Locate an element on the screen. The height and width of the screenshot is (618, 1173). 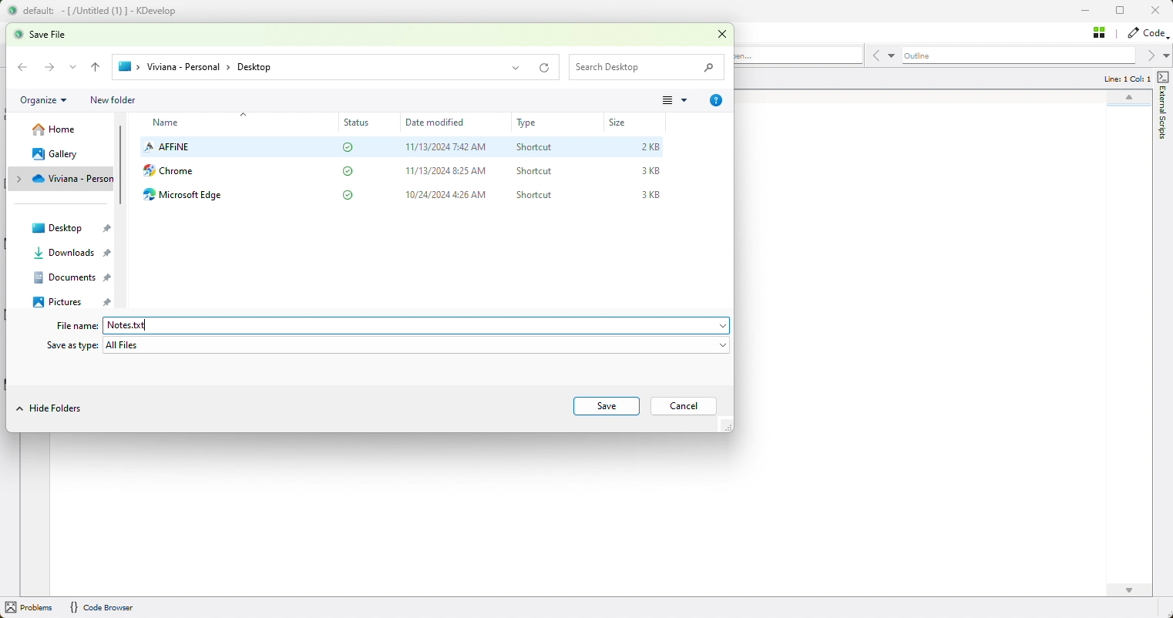
minimise is located at coordinates (1089, 12).